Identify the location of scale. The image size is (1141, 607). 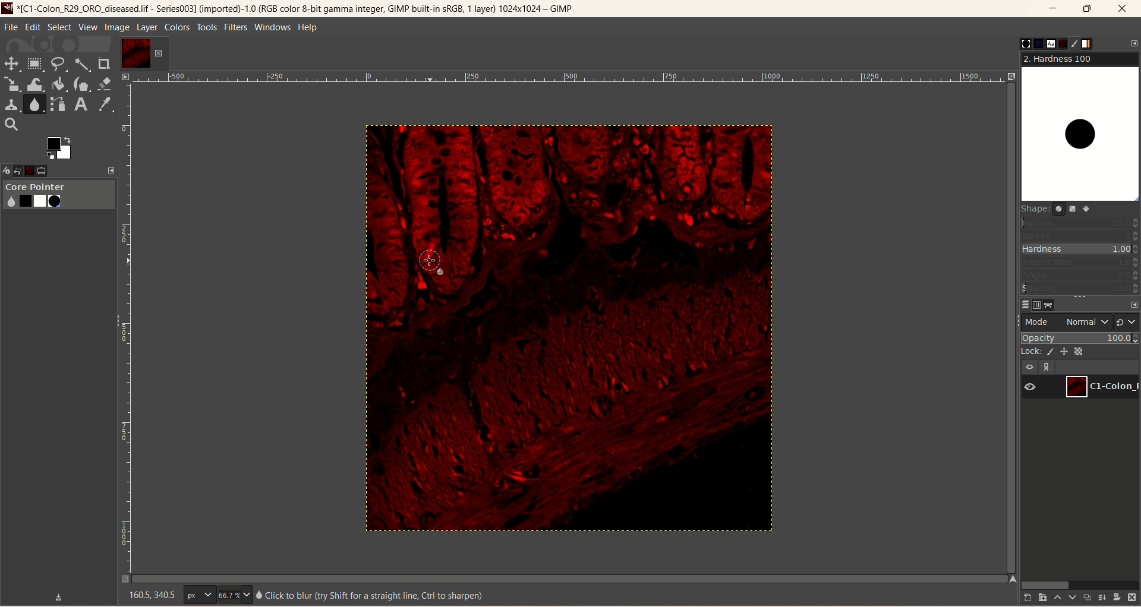
(12, 84).